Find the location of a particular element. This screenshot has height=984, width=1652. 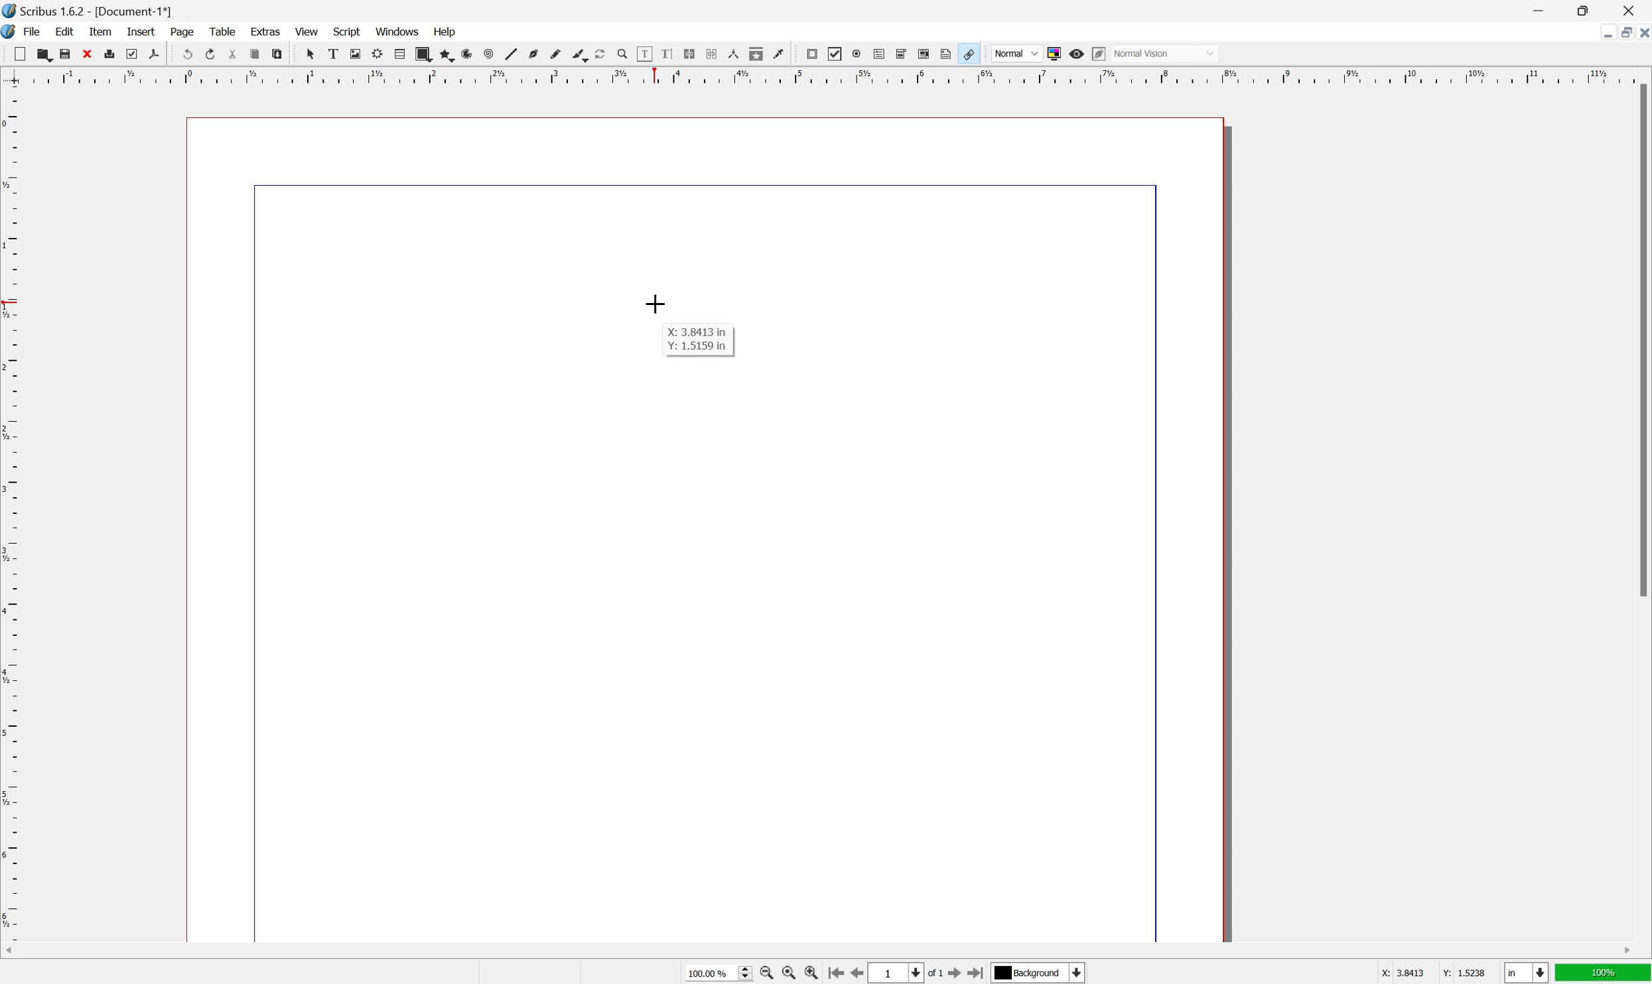

100% is located at coordinates (1604, 973).